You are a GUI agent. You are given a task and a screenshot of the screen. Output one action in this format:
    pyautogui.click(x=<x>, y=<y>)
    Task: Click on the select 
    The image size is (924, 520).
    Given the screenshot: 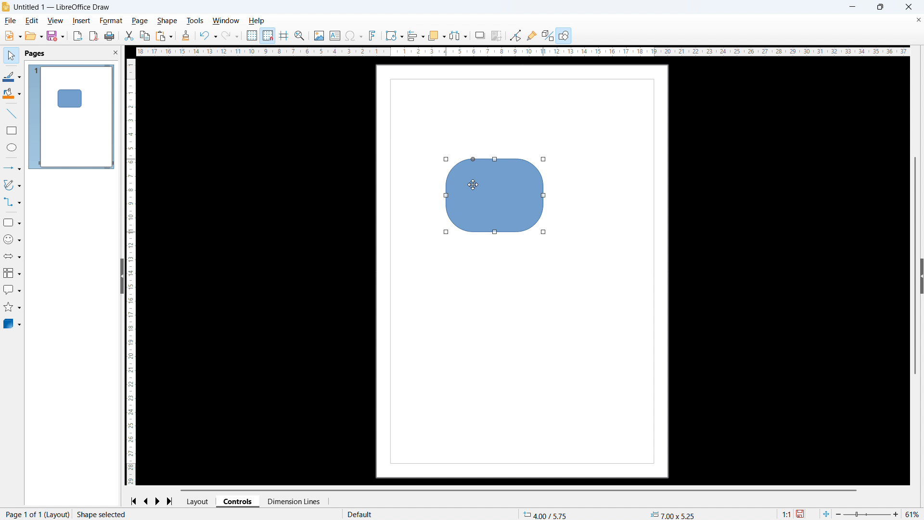 What is the action you would take?
    pyautogui.click(x=10, y=56)
    